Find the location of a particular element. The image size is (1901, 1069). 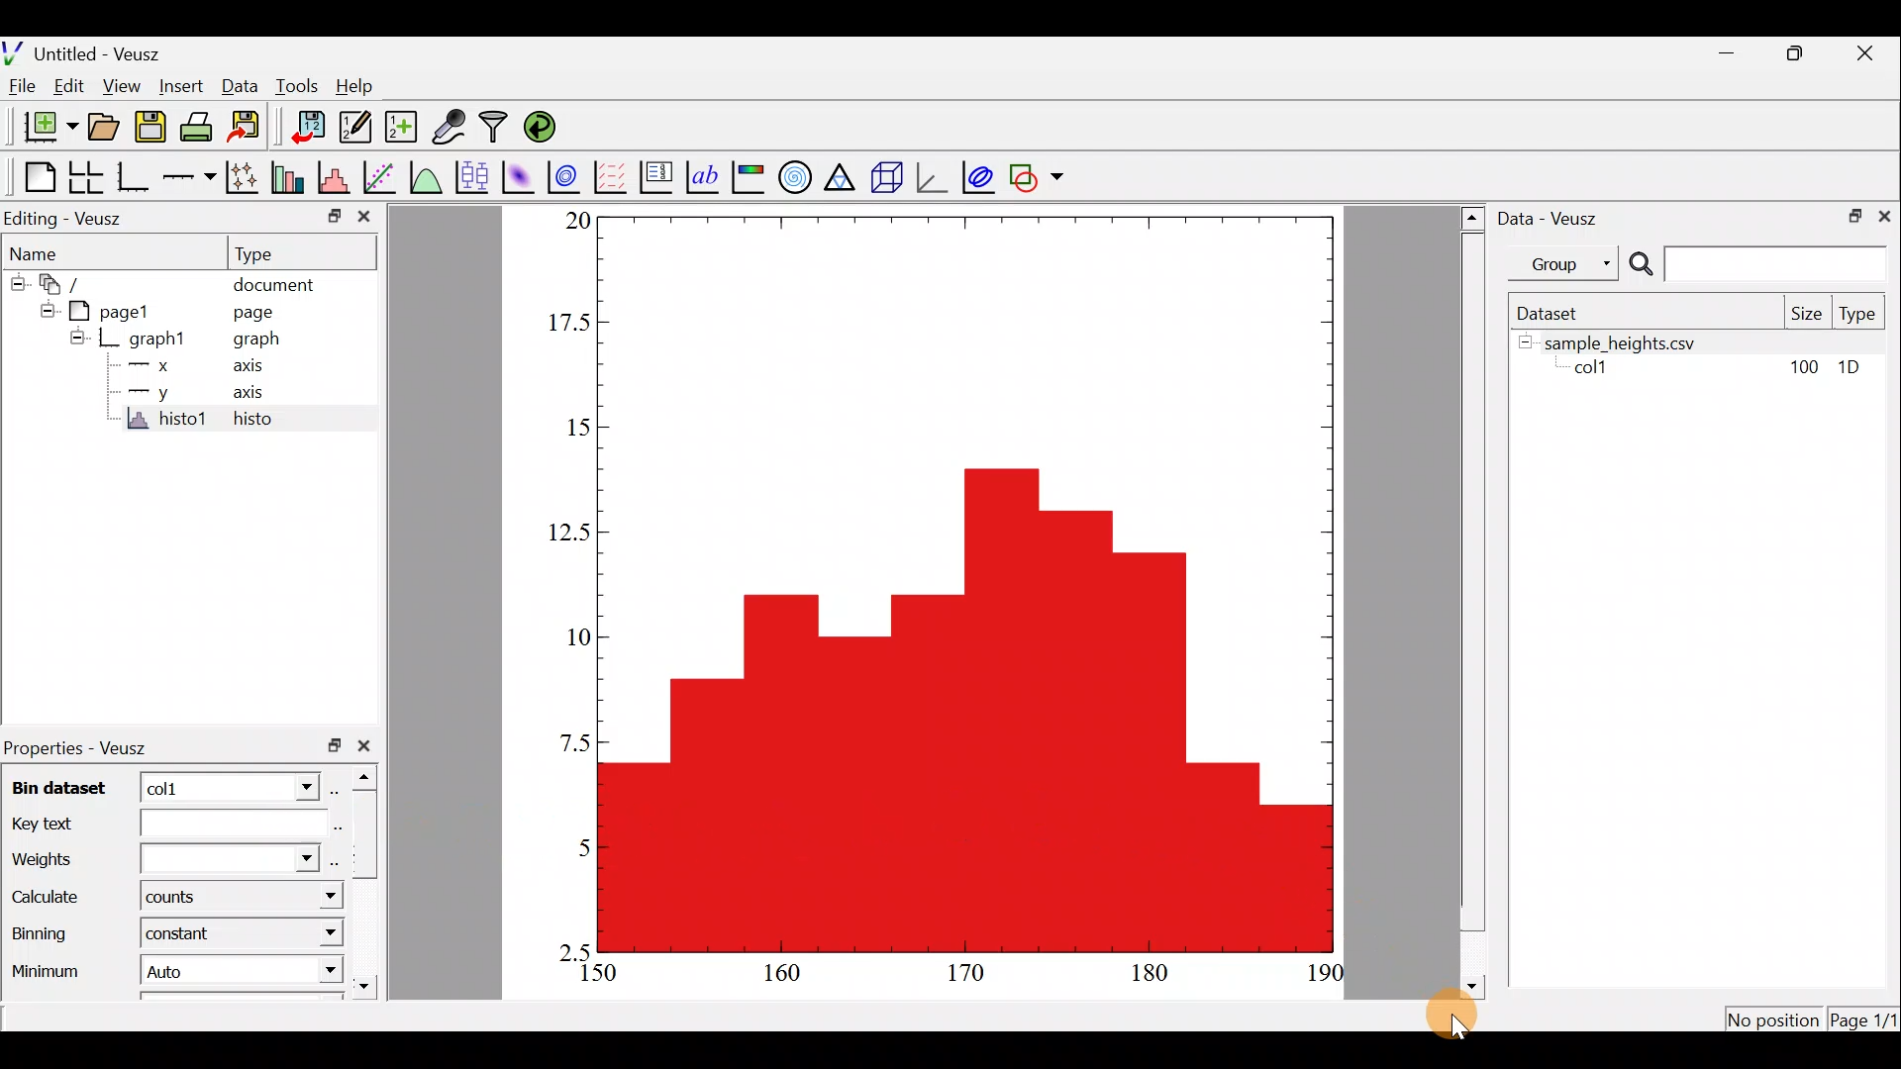

hide is located at coordinates (44, 310).